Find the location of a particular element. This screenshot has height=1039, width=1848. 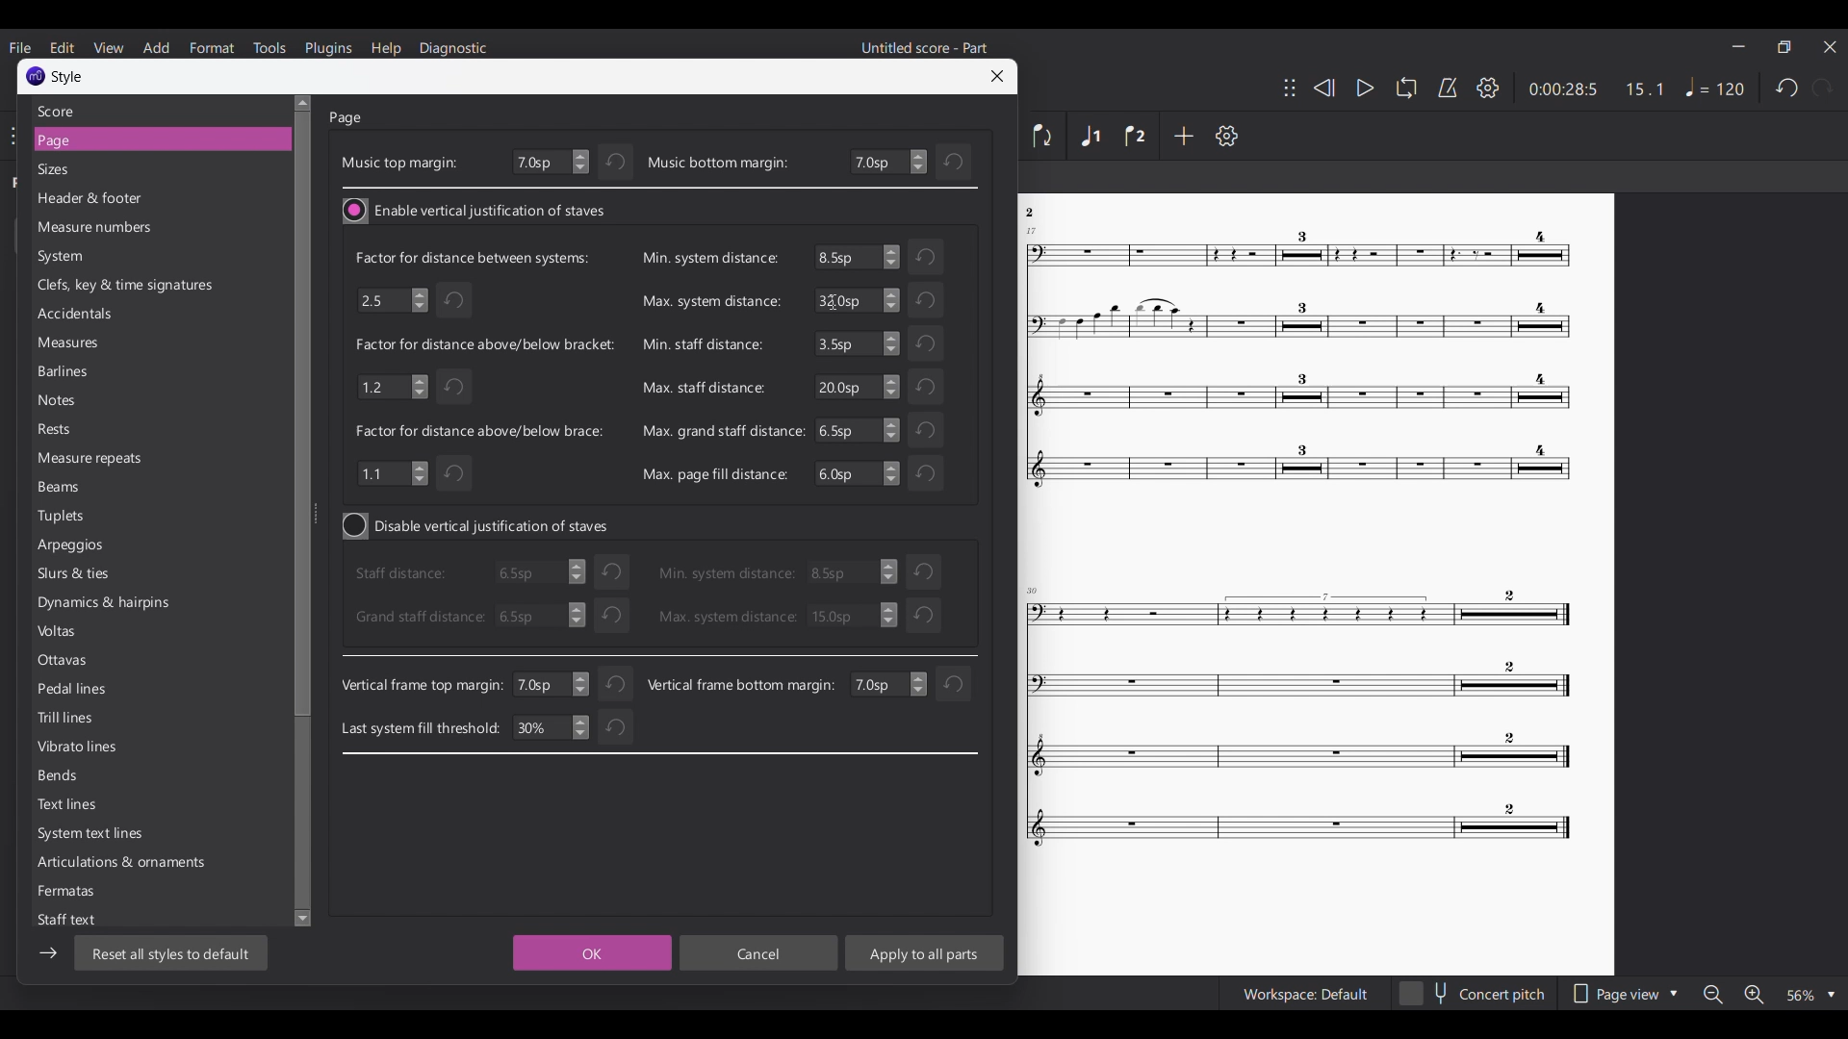

Accidentals is located at coordinates (137, 316).